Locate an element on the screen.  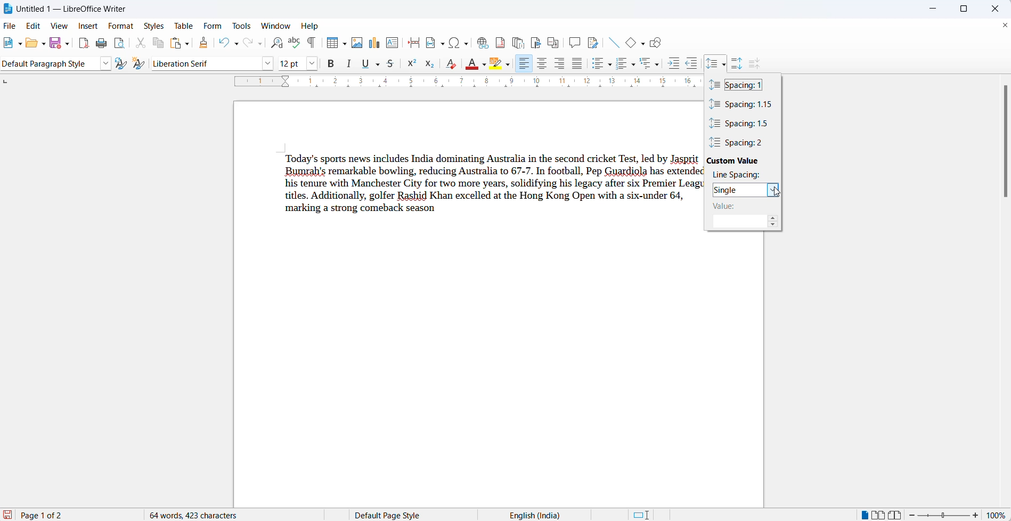
current style is located at coordinates (47, 64).